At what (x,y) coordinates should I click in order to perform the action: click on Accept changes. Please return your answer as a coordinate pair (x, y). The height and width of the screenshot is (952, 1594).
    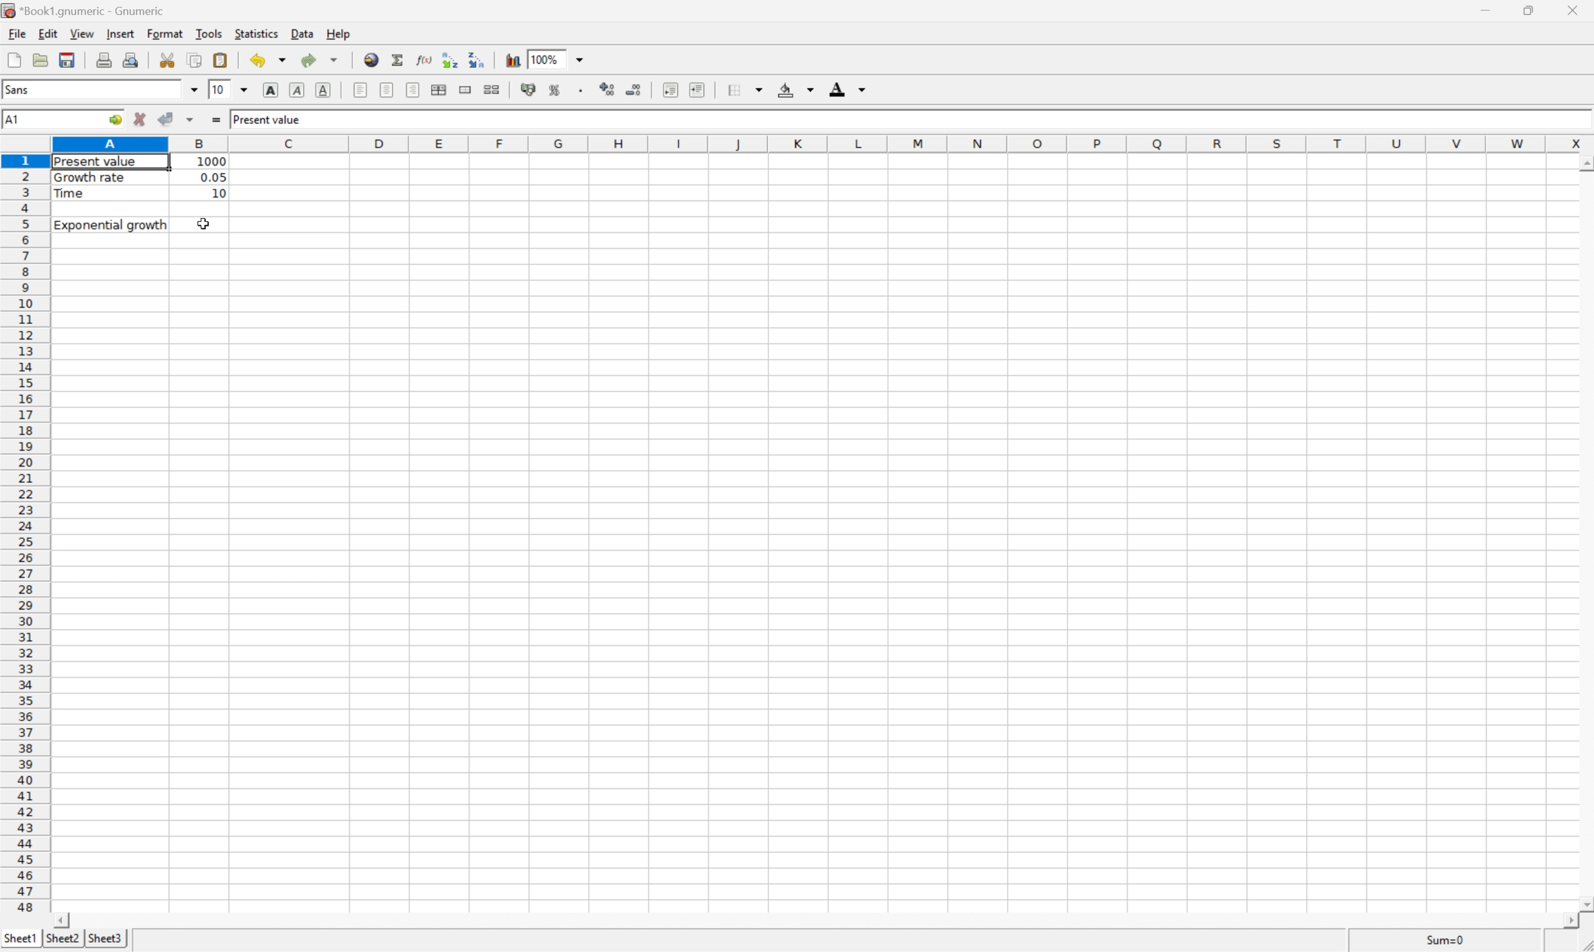
    Looking at the image, I should click on (169, 117).